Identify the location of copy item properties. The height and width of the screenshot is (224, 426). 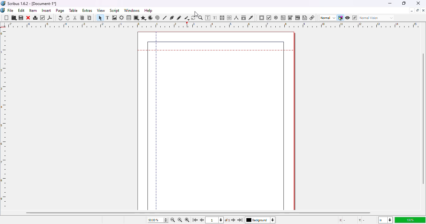
(244, 17).